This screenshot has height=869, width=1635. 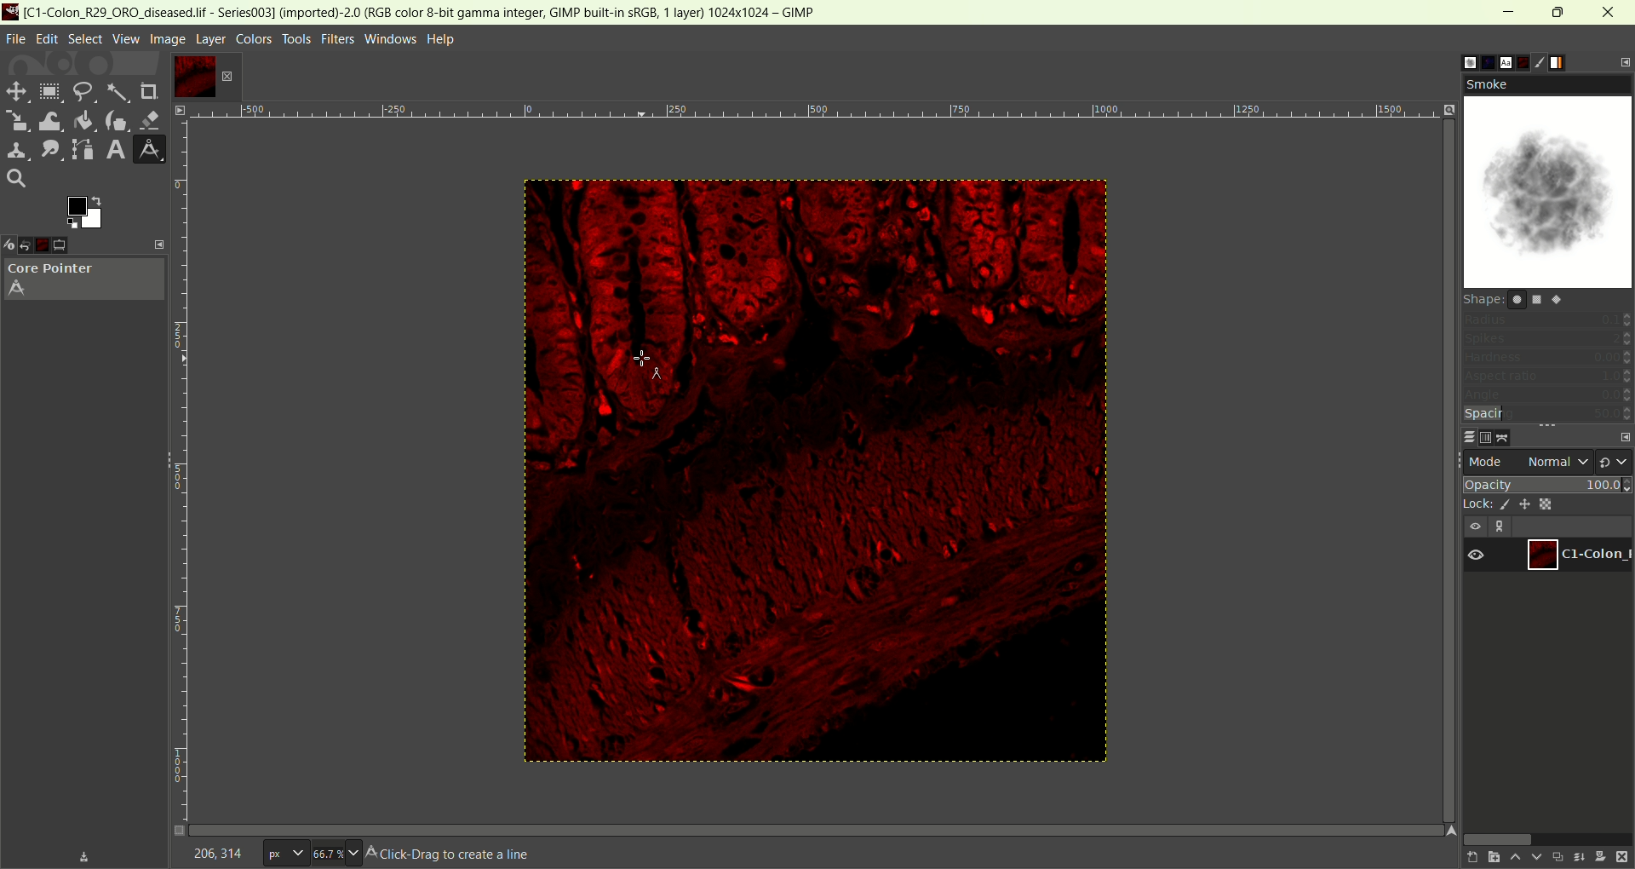 I want to click on search tool, so click(x=16, y=177).